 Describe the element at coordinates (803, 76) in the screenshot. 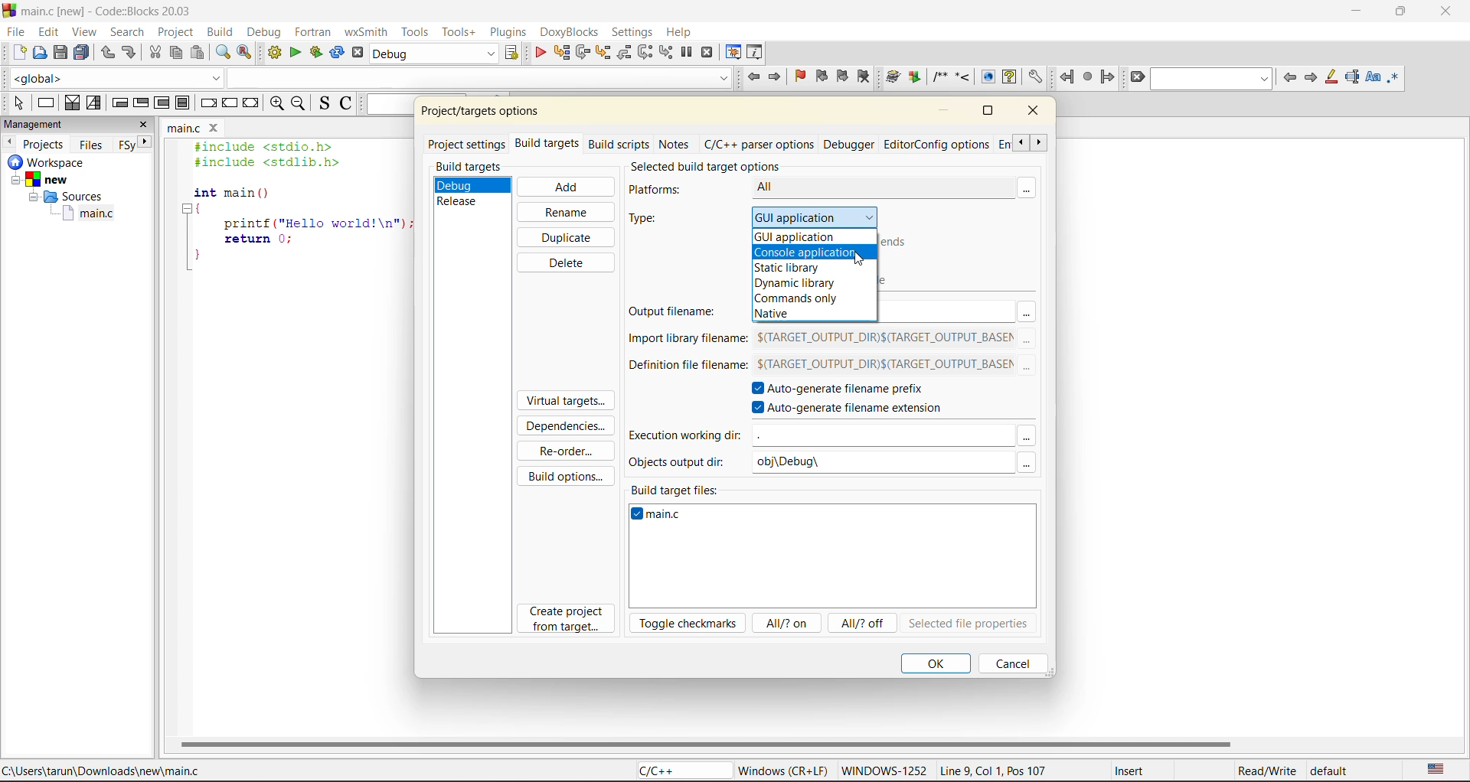

I see `toggle bookmark` at that location.